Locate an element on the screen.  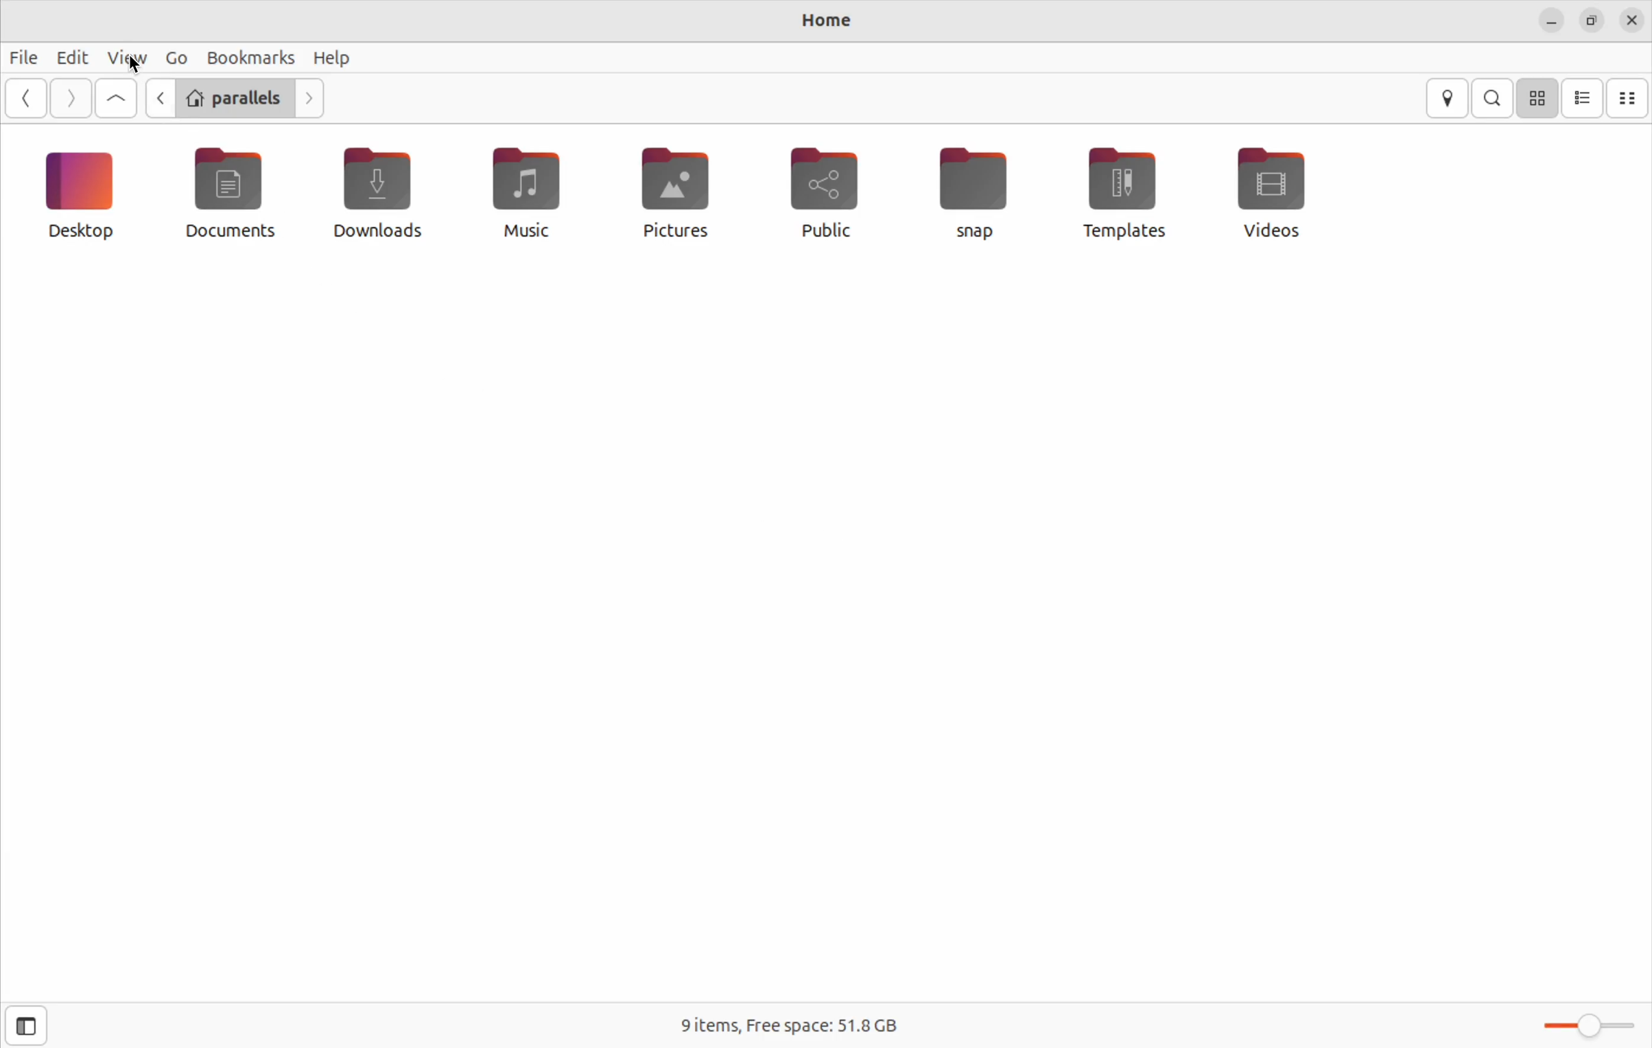
documents is located at coordinates (233, 195).